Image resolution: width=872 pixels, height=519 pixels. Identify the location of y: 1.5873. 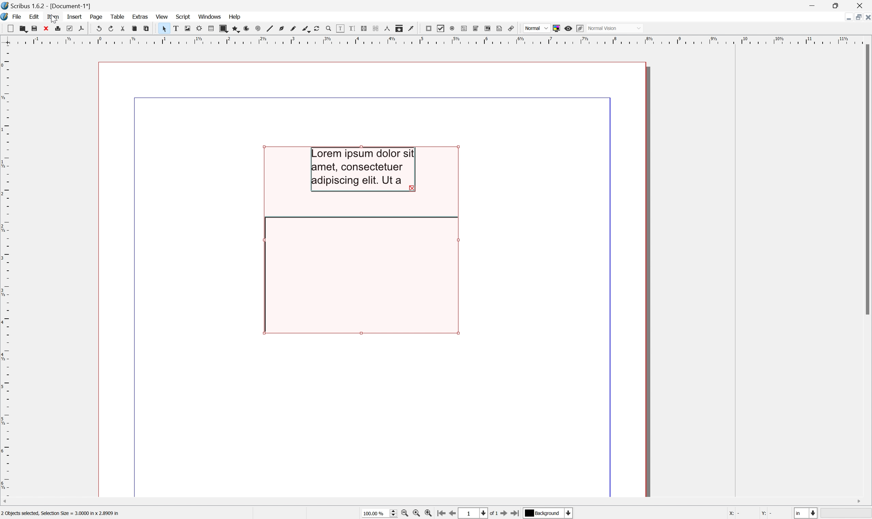
(773, 514).